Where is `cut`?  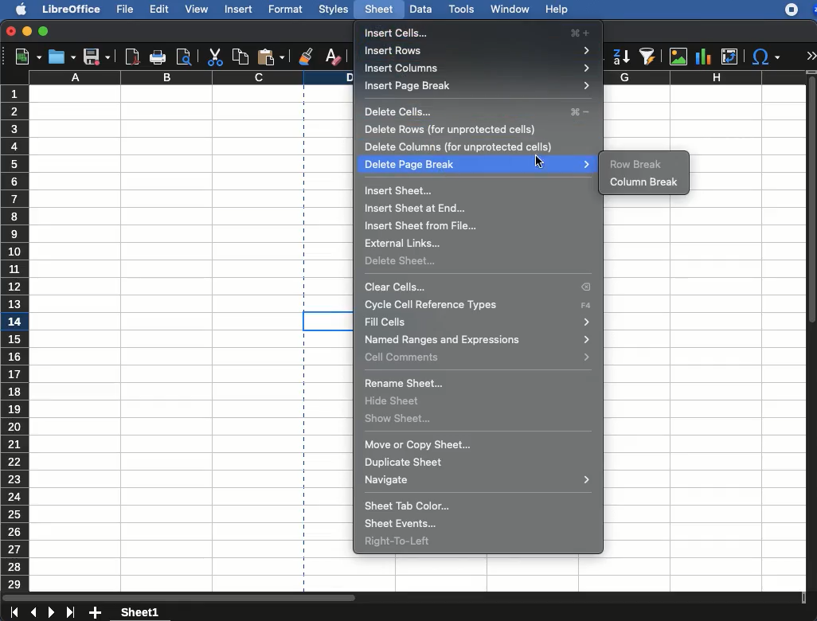 cut is located at coordinates (214, 58).